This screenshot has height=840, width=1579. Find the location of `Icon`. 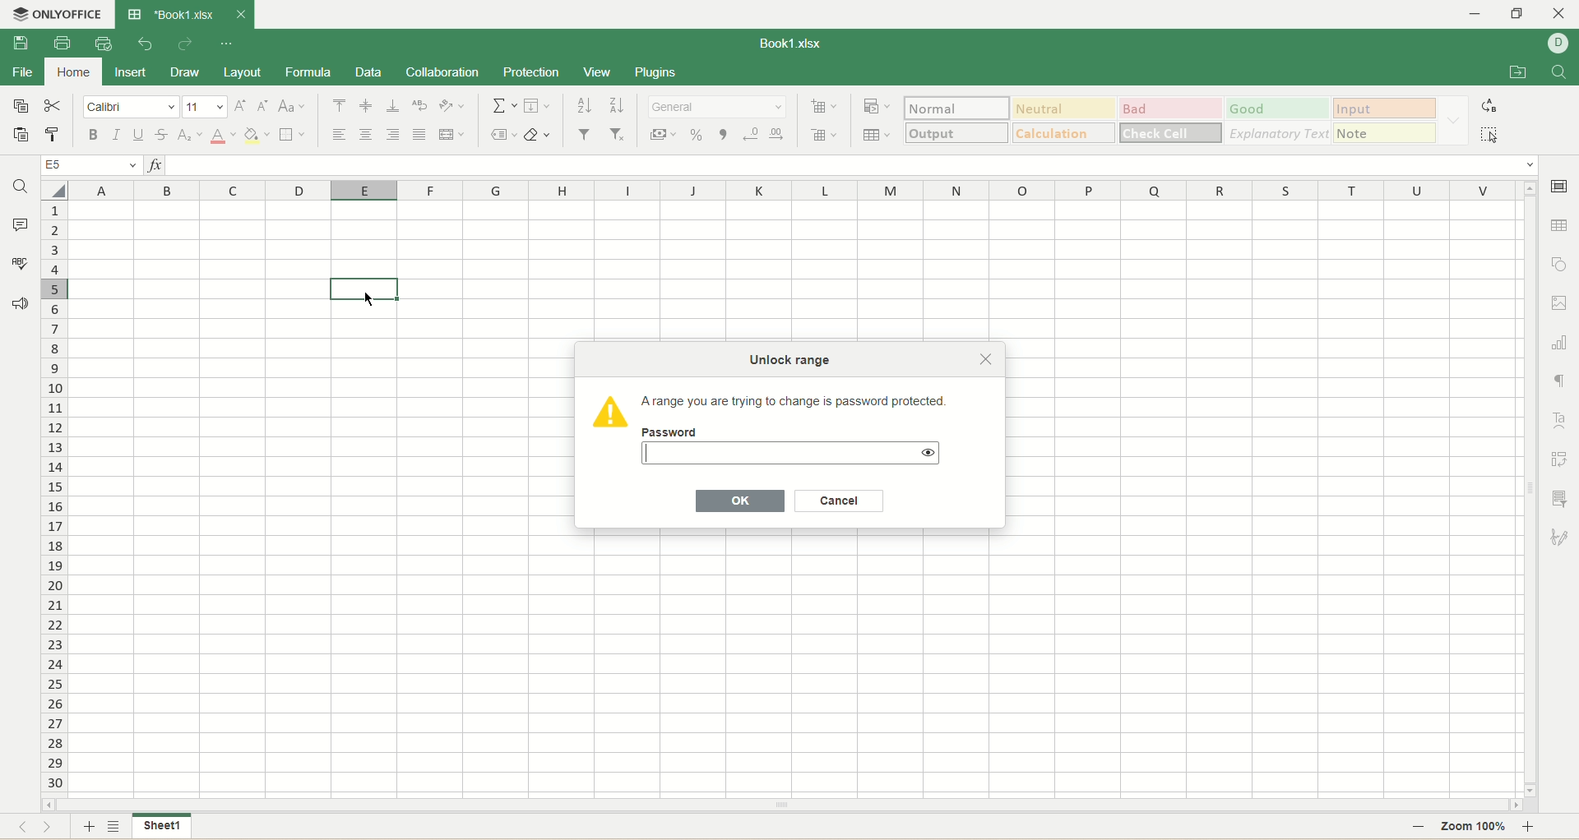

Icon is located at coordinates (606, 414).